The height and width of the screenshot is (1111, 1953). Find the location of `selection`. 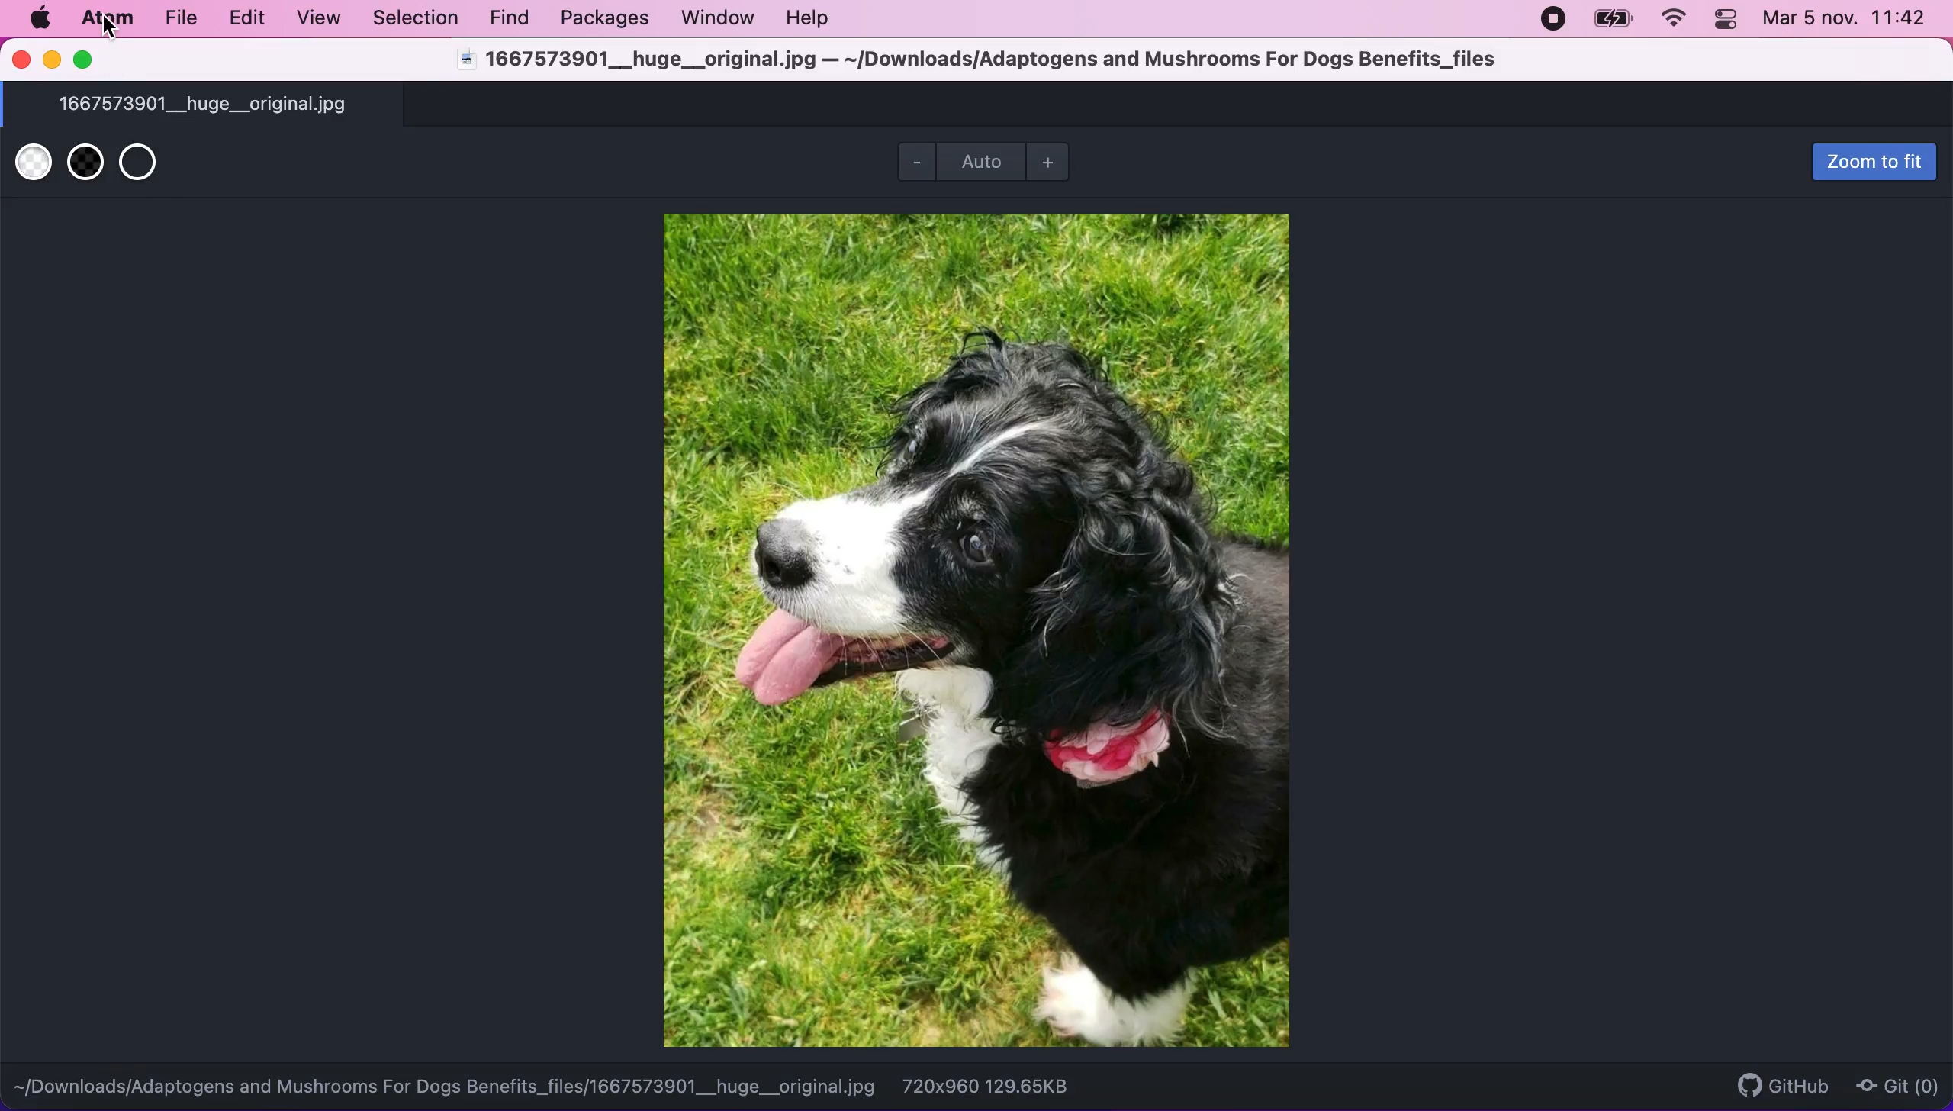

selection is located at coordinates (413, 18).